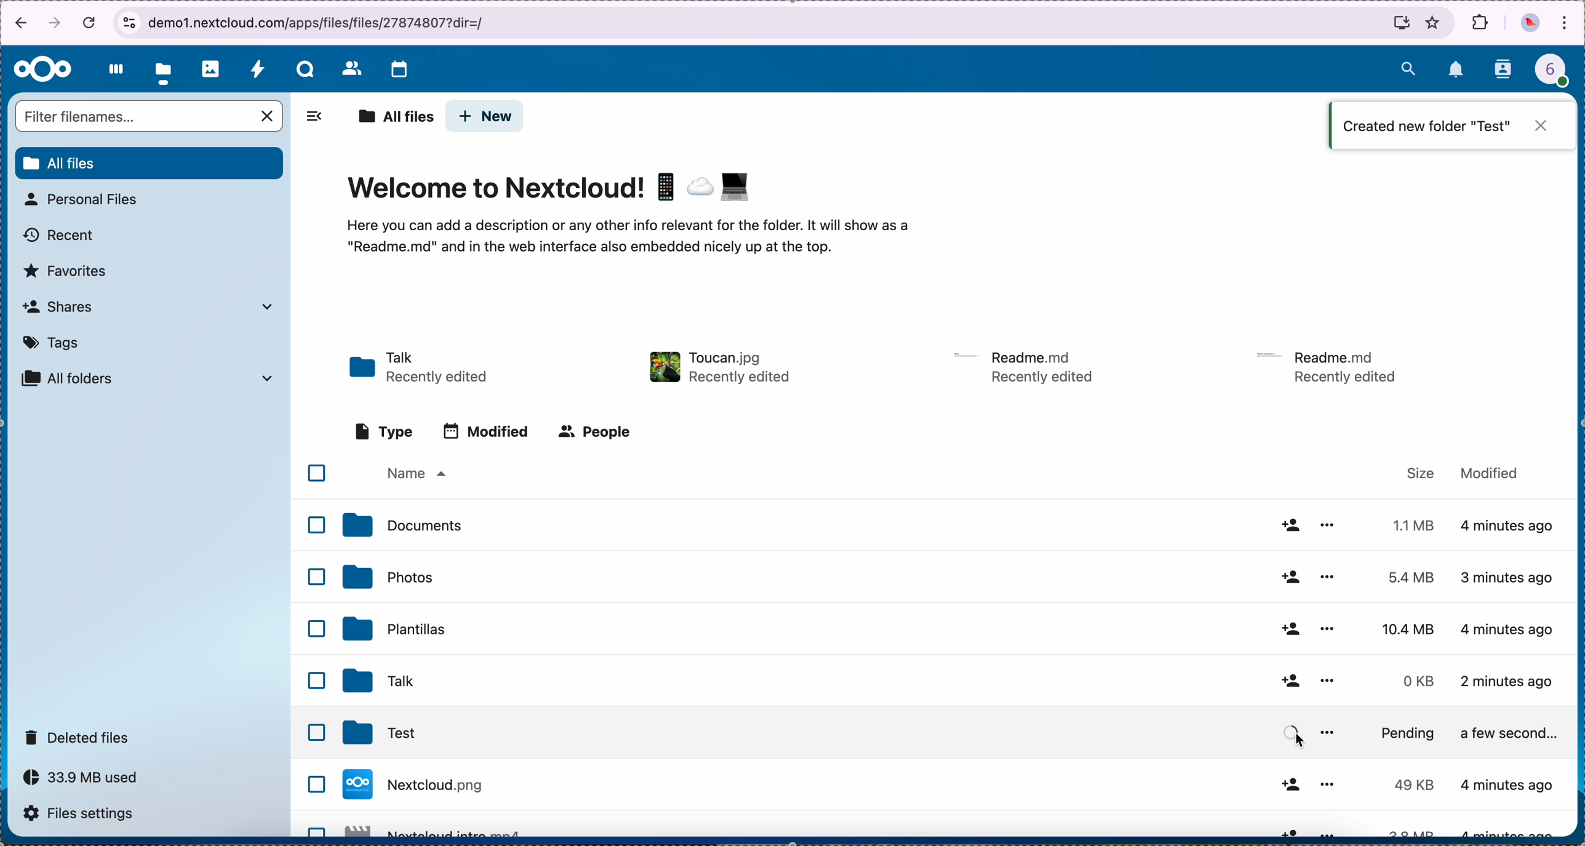  Describe the element at coordinates (485, 117) in the screenshot. I see `click on new button` at that location.